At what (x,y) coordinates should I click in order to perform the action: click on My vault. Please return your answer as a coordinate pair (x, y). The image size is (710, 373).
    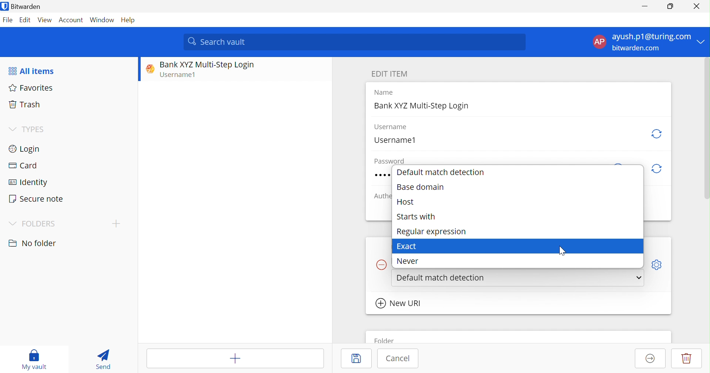
    Looking at the image, I should click on (34, 359).